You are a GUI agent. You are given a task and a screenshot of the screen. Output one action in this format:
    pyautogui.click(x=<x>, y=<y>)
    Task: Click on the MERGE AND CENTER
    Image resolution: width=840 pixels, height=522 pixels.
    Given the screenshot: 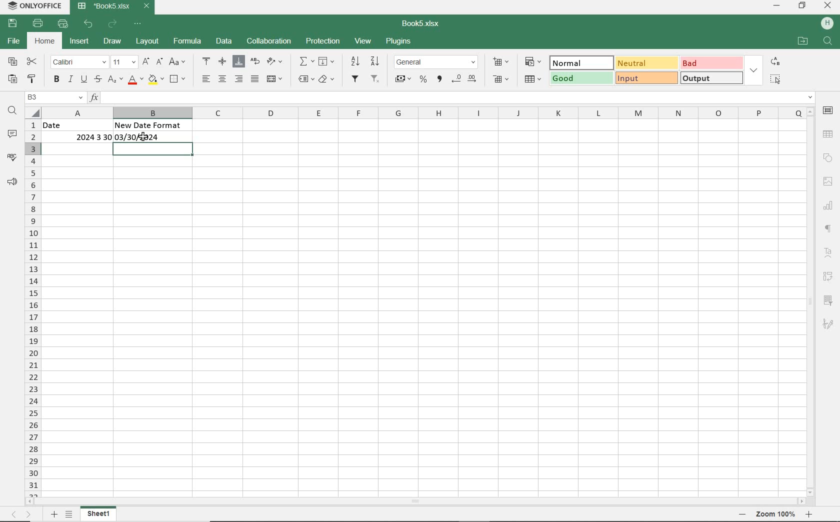 What is the action you would take?
    pyautogui.click(x=275, y=78)
    